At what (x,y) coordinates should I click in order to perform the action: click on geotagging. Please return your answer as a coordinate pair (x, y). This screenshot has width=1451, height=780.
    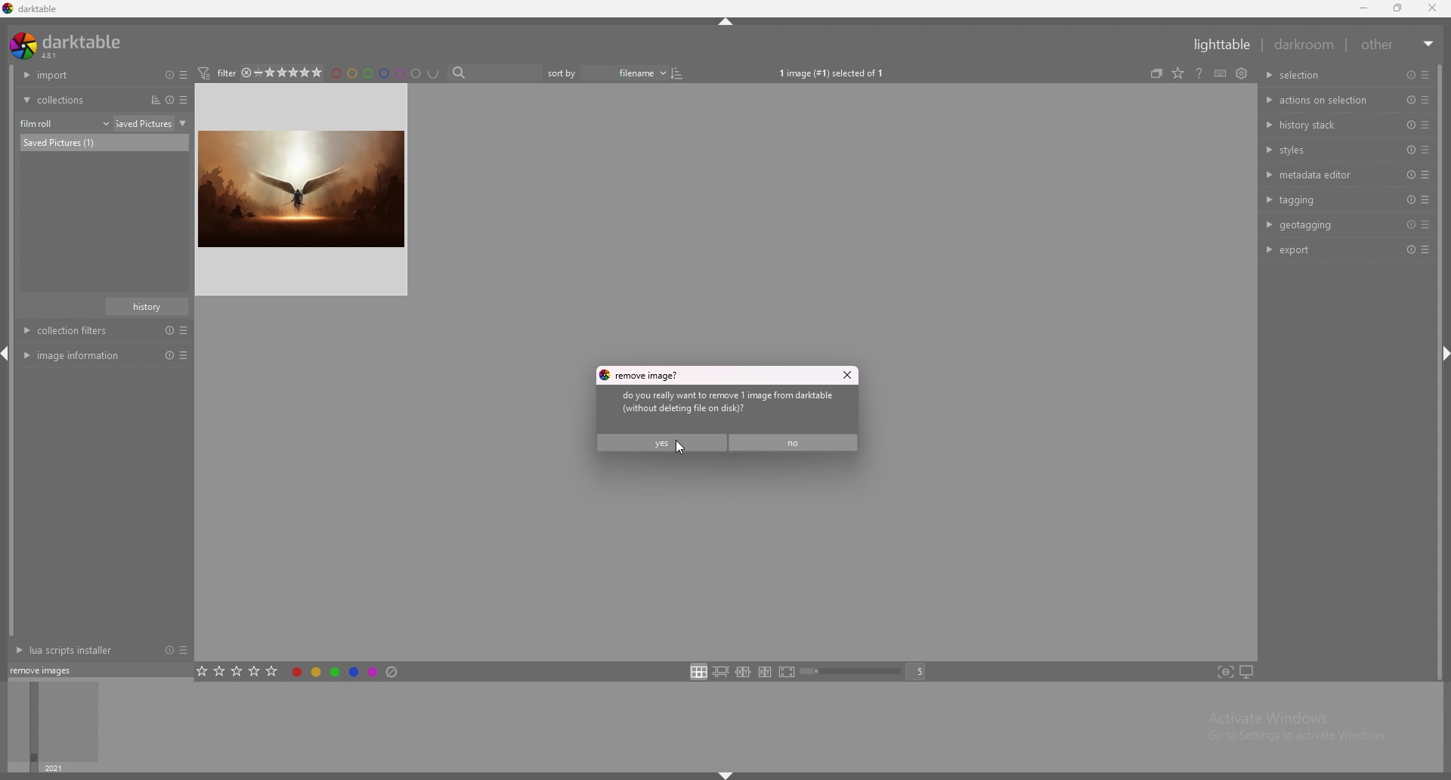
    Looking at the image, I should click on (1321, 224).